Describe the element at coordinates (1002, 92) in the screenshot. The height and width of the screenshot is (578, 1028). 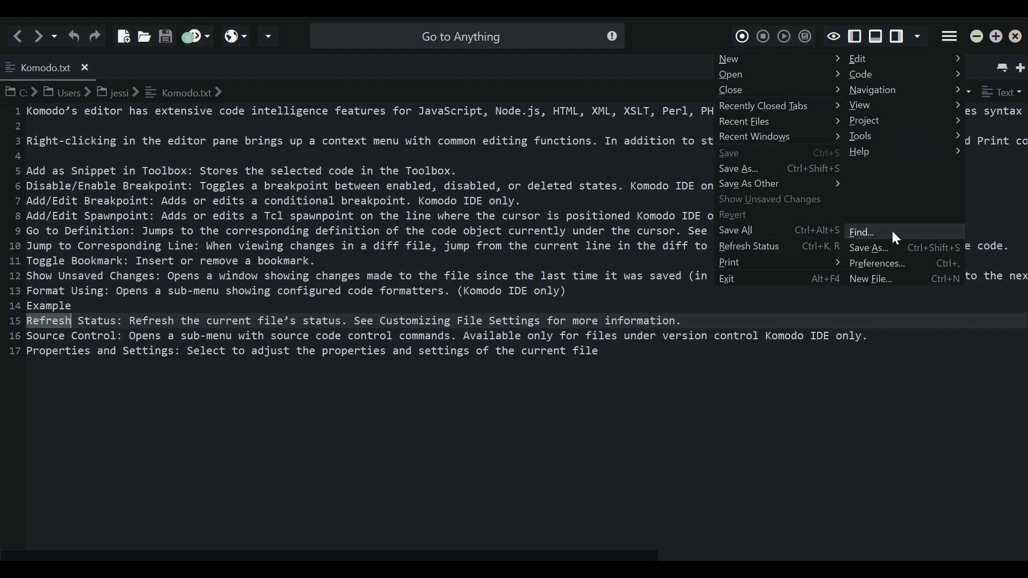
I see `File Type` at that location.